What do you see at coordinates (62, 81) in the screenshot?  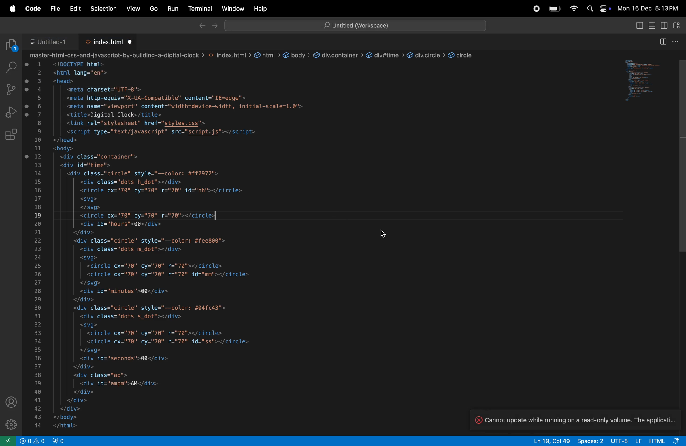 I see `<head>` at bounding box center [62, 81].